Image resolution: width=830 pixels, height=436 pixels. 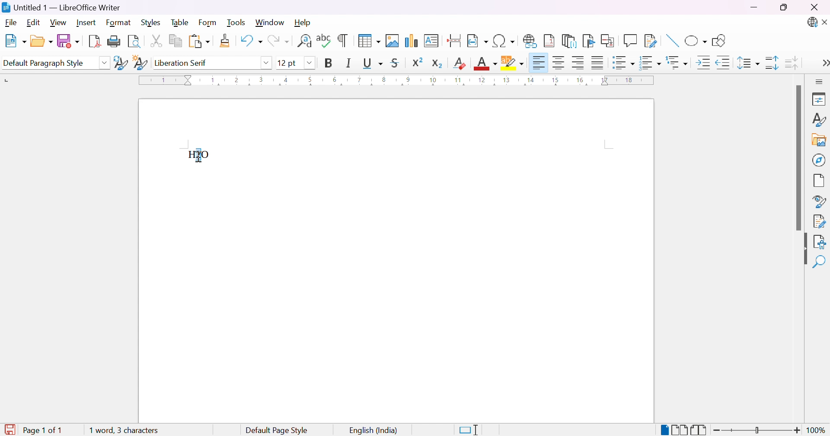 I want to click on Close, so click(x=814, y=8).